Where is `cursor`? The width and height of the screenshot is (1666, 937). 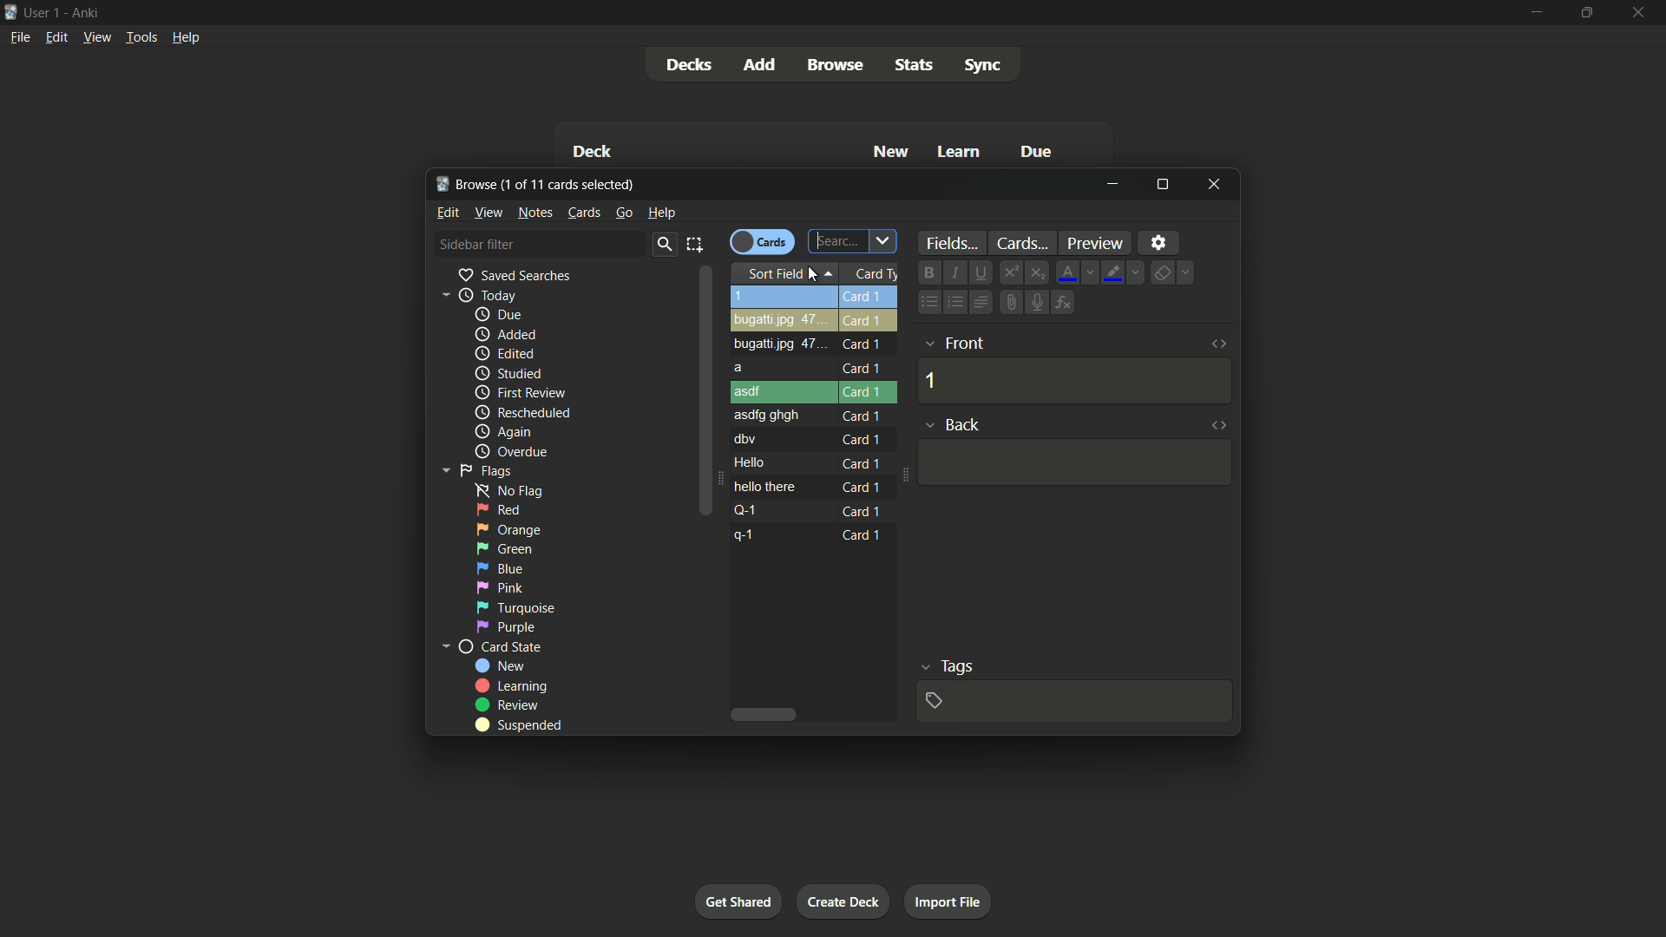 cursor is located at coordinates (818, 275).